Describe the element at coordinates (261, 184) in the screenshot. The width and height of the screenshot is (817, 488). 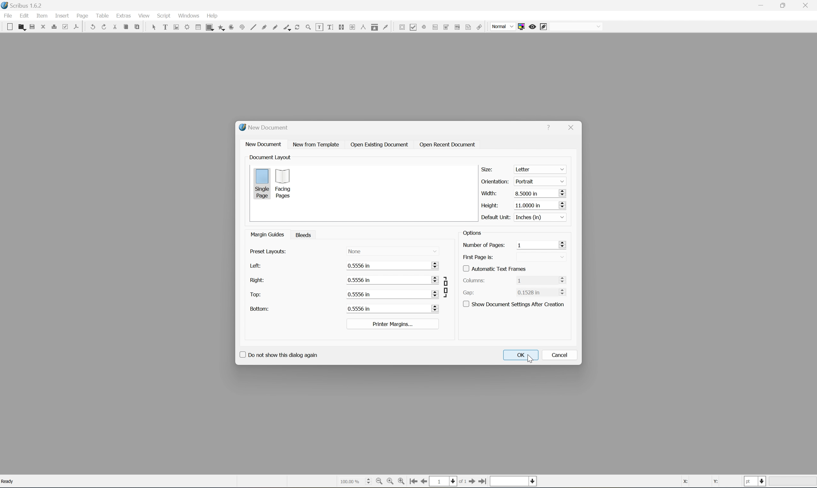
I see `single page` at that location.